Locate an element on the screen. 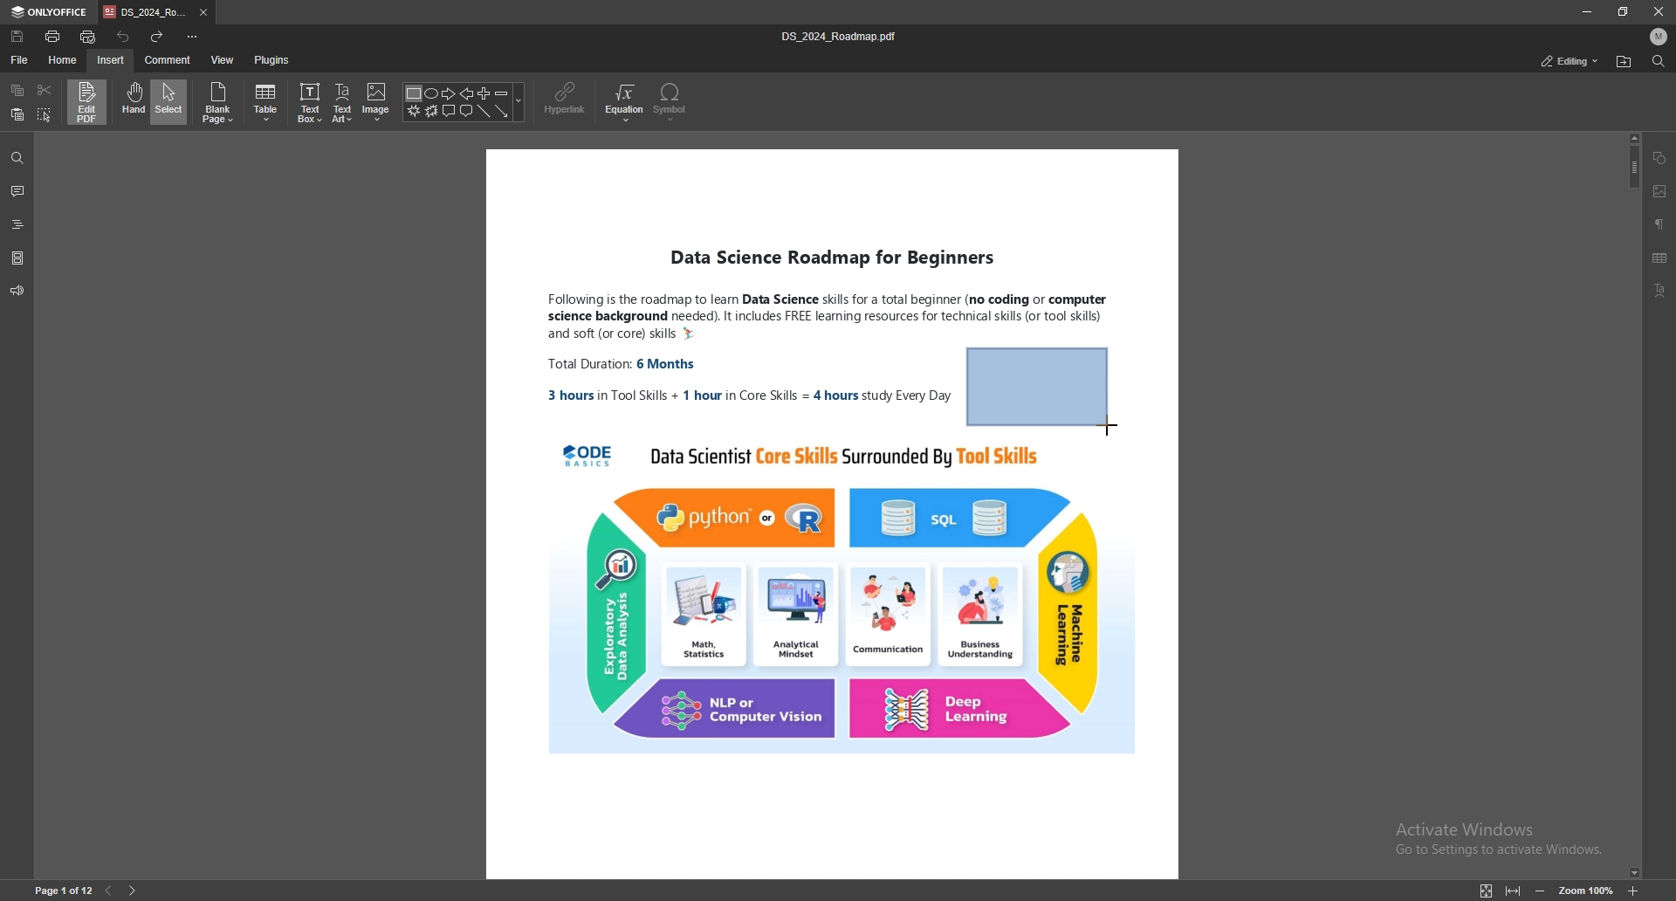  customize quick access toolbar is located at coordinates (193, 37).